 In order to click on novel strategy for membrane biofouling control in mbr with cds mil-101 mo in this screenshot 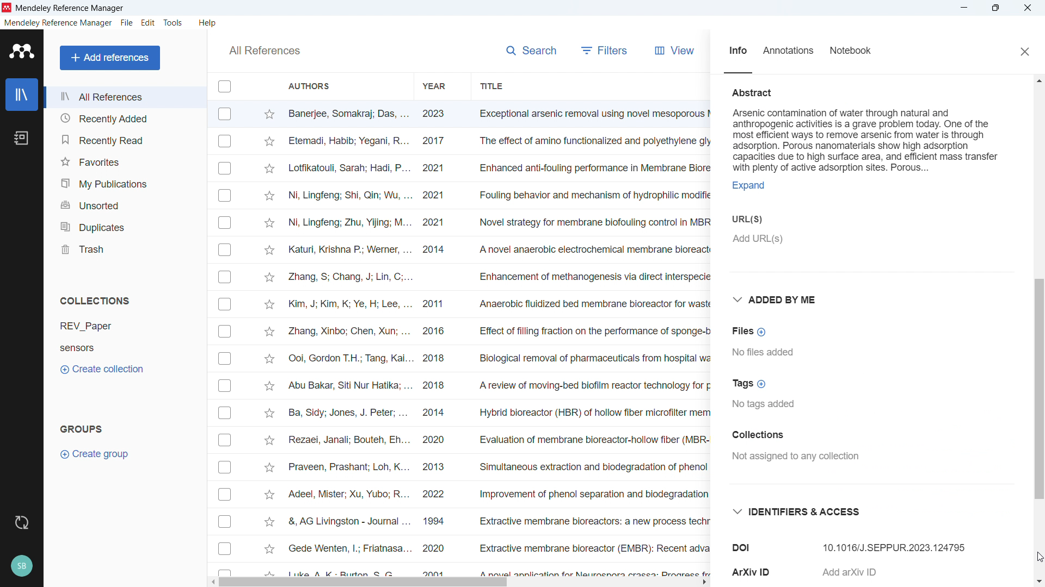, I will do `click(592, 222)`.